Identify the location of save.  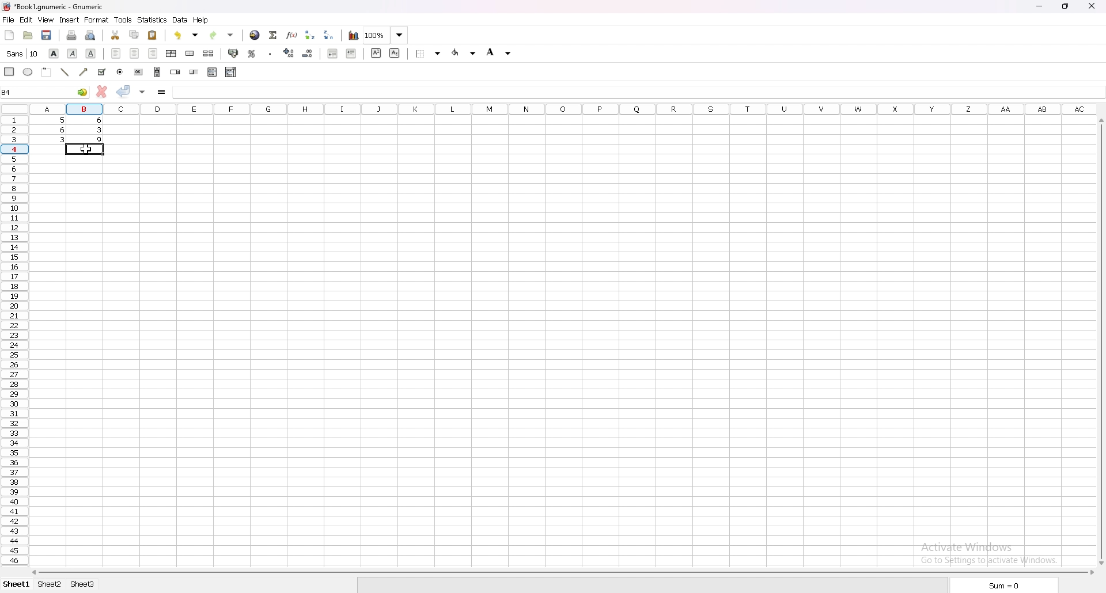
(47, 36).